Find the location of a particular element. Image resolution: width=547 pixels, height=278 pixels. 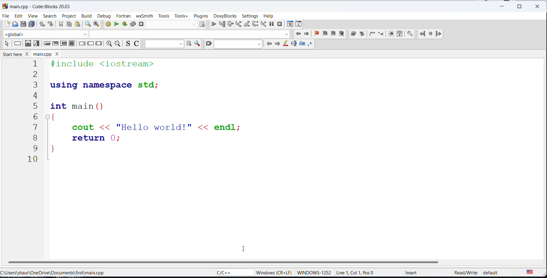

VARIOUS INFO is located at coordinates (299, 25).